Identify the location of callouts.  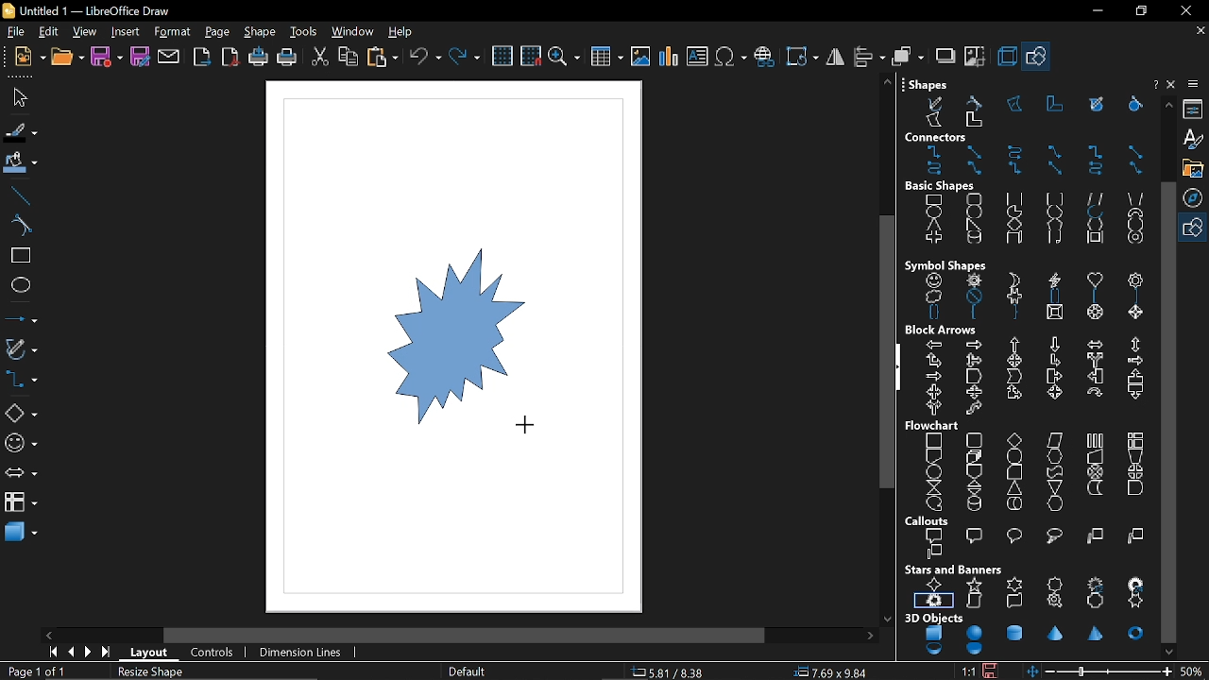
(1030, 537).